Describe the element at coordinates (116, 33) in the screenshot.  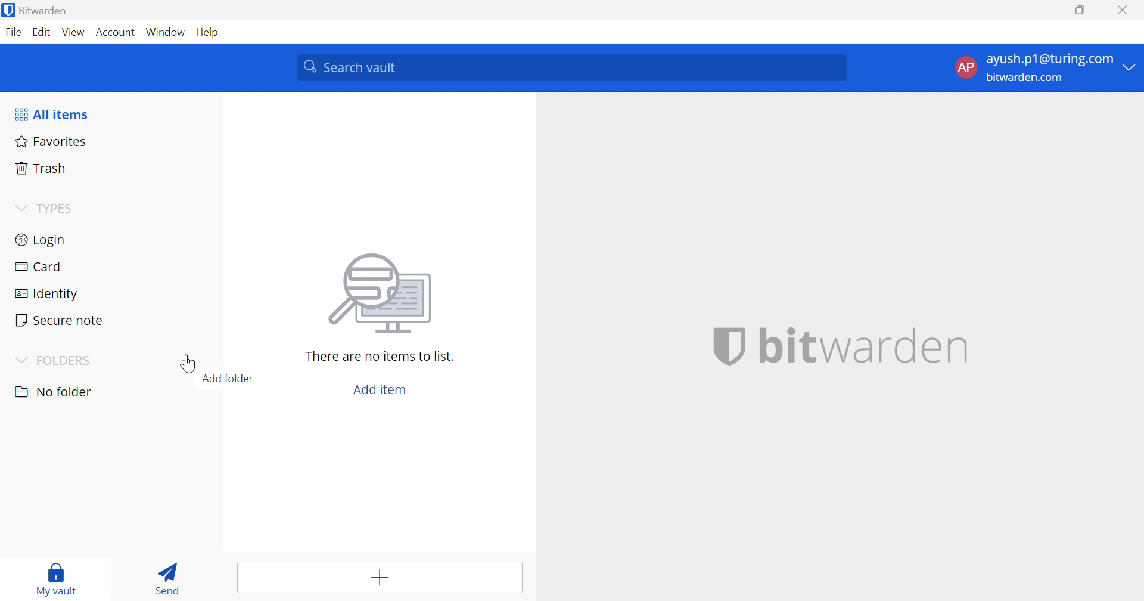
I see `Account` at that location.